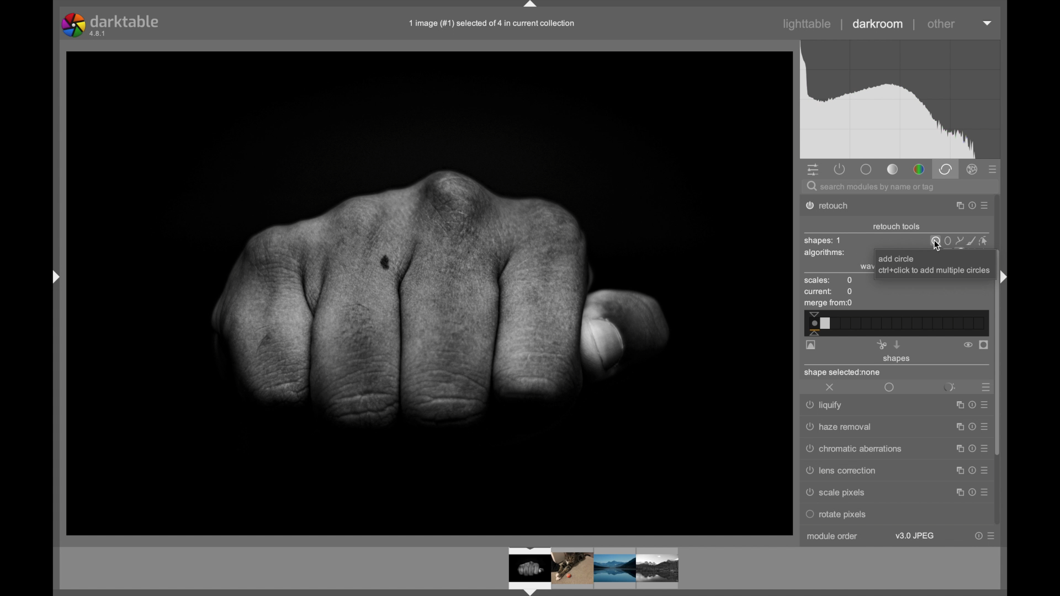 Image resolution: width=1060 pixels, height=596 pixels. What do you see at coordinates (983, 449) in the screenshot?
I see `more options` at bounding box center [983, 449].